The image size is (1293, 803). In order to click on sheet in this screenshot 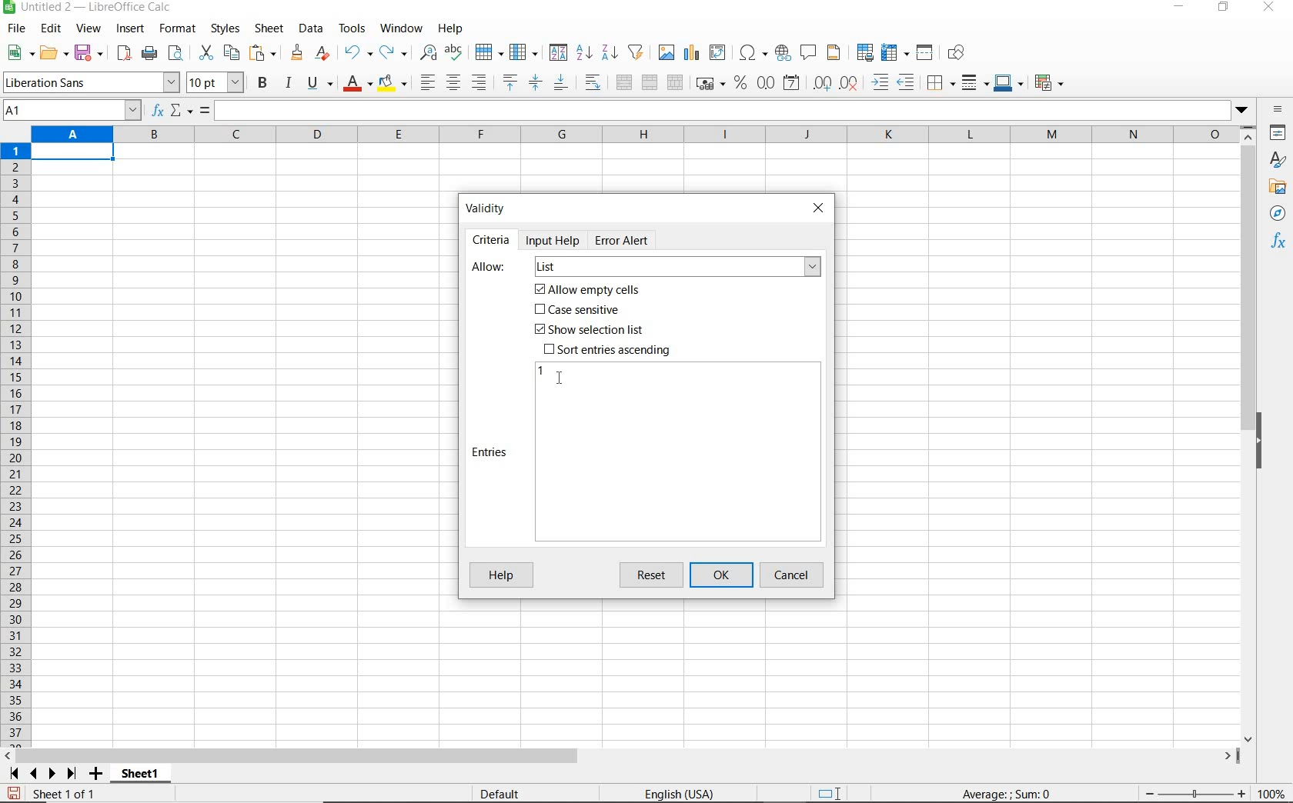, I will do `click(270, 30)`.